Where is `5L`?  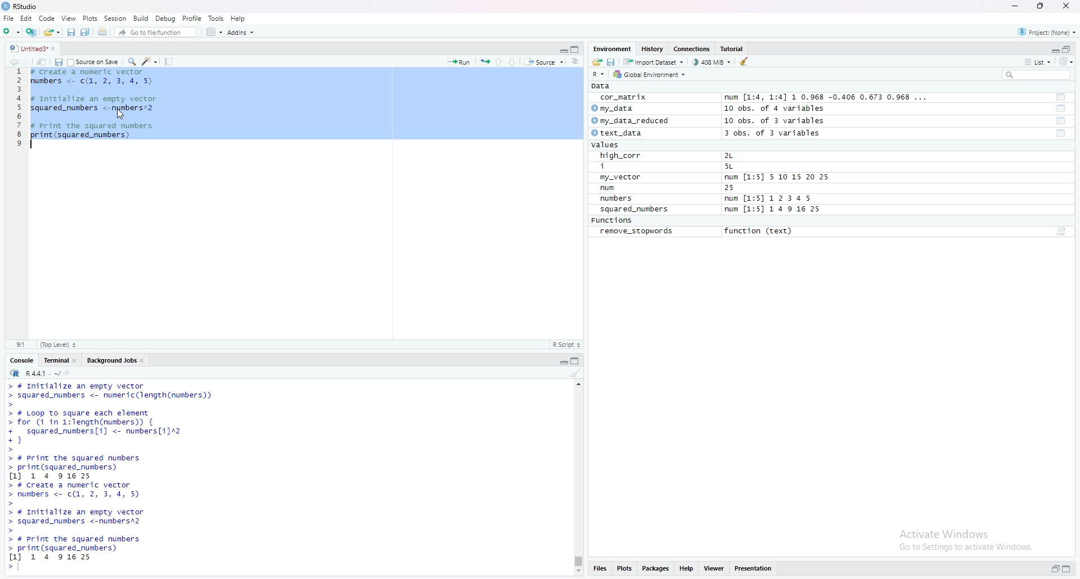 5L is located at coordinates (731, 167).